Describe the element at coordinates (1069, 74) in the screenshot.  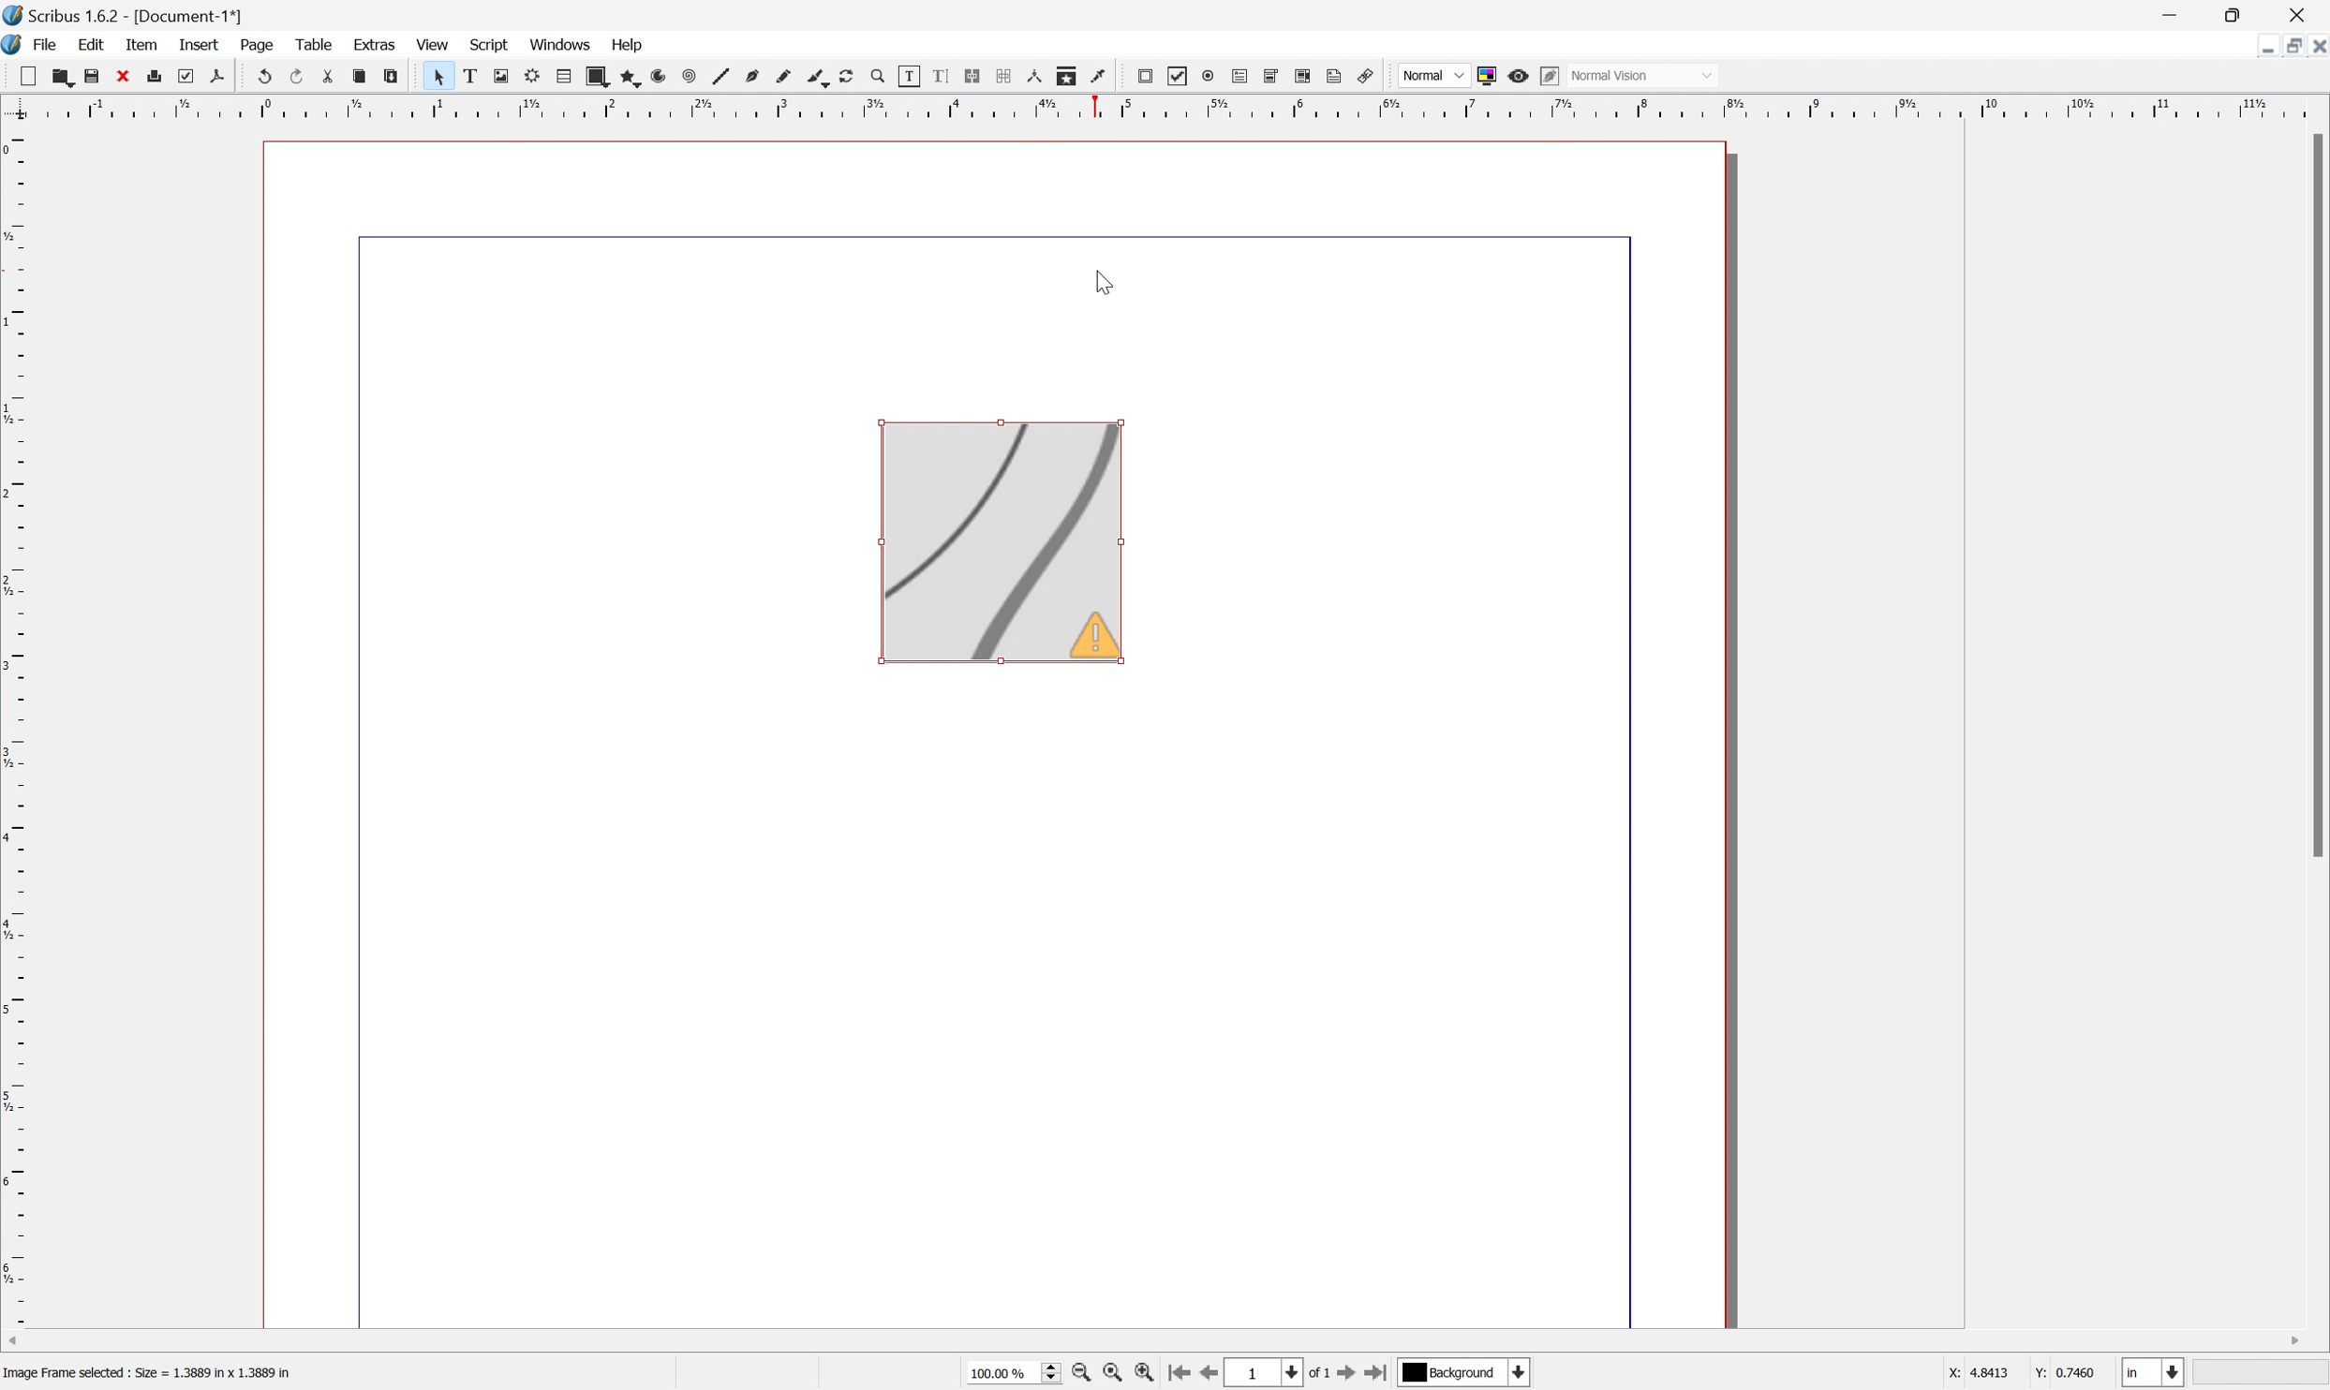
I see `Copy item properties` at that location.